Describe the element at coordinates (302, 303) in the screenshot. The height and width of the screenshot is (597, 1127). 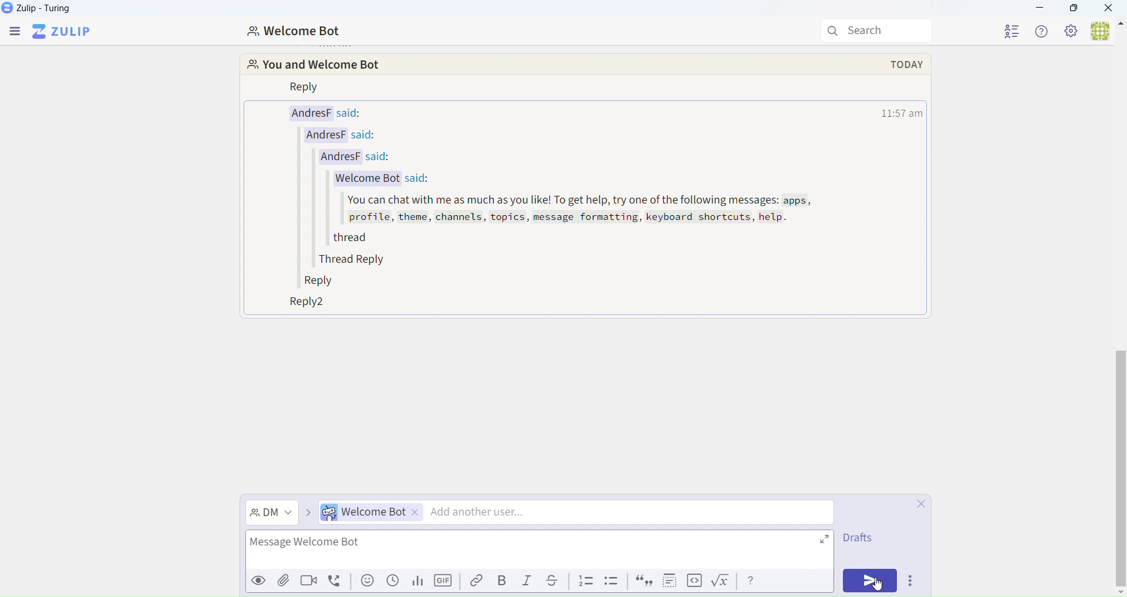
I see `Reply2` at that location.